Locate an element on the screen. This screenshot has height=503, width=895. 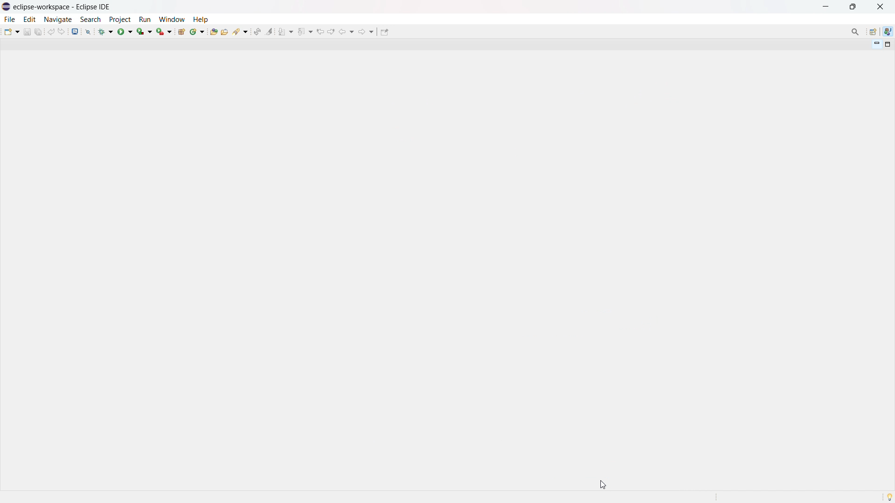
navigate is located at coordinates (57, 19).